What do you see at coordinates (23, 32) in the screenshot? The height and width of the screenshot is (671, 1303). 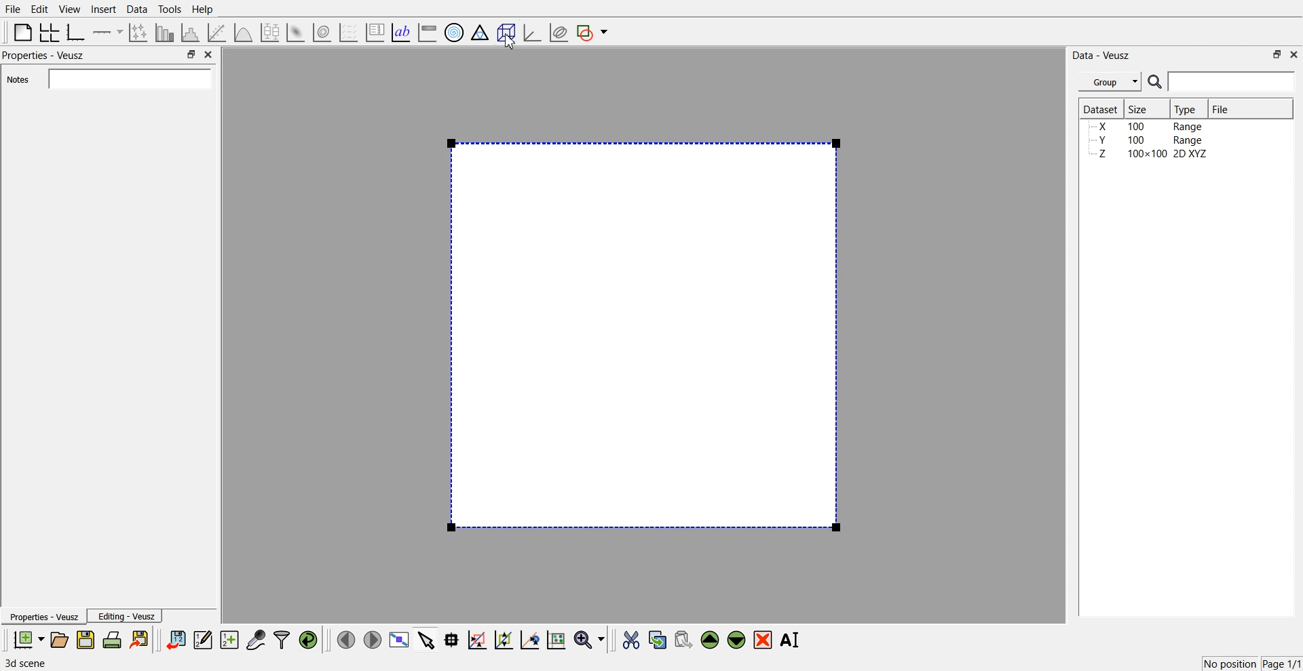 I see `Blank page` at bounding box center [23, 32].